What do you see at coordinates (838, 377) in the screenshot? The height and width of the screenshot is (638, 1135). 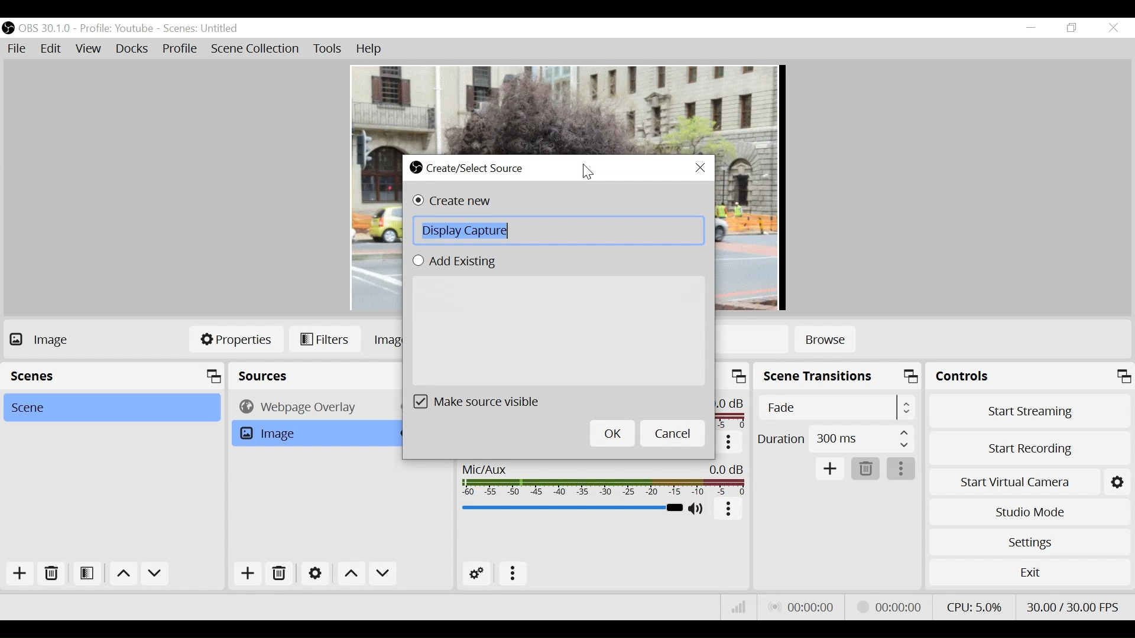 I see `Scene Transitions Panel` at bounding box center [838, 377].